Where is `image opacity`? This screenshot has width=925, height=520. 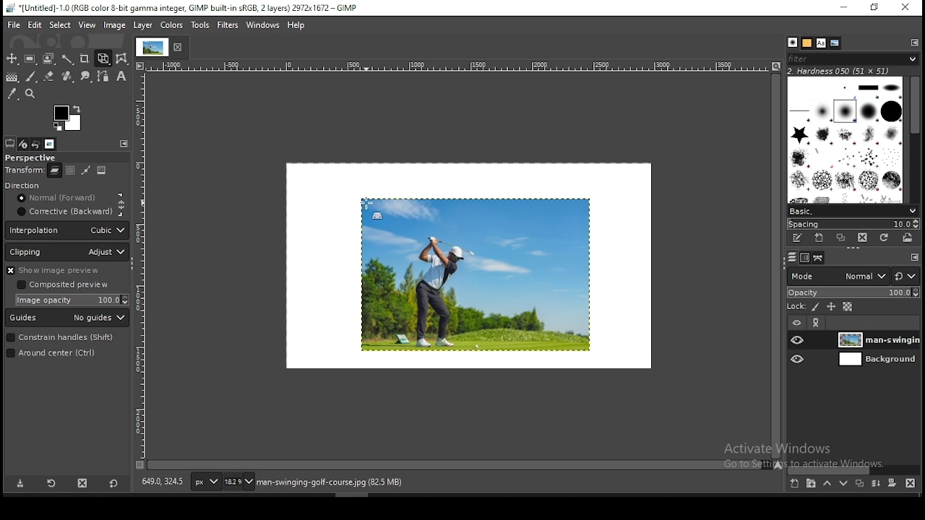 image opacity is located at coordinates (74, 300).